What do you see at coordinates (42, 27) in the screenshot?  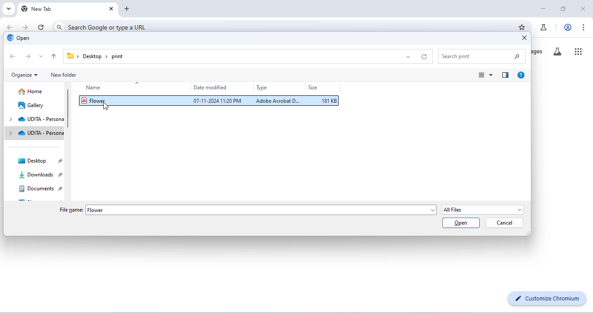 I see `refresh` at bounding box center [42, 27].